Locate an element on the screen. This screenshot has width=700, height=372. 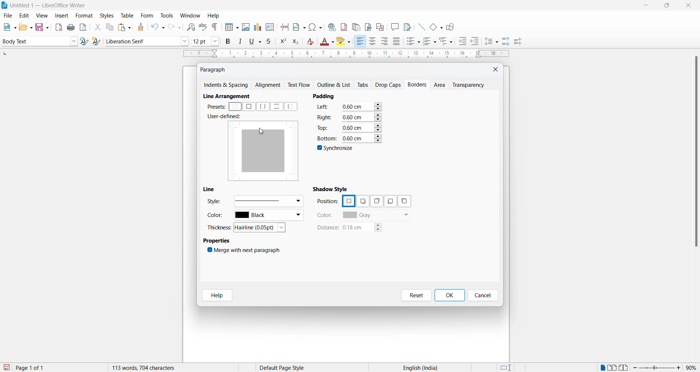
text align center is located at coordinates (373, 42).